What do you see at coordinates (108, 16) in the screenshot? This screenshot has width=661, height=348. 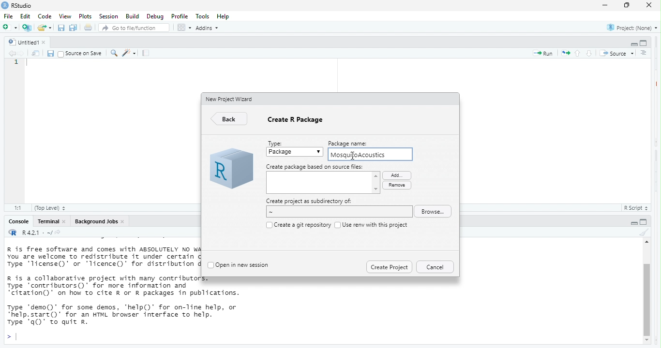 I see `Session` at bounding box center [108, 16].